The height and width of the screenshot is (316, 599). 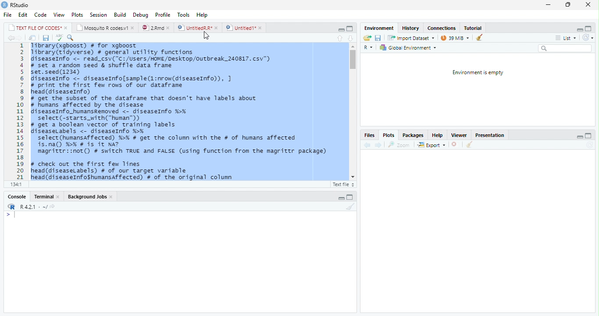 What do you see at coordinates (339, 29) in the screenshot?
I see `Minimize` at bounding box center [339, 29].